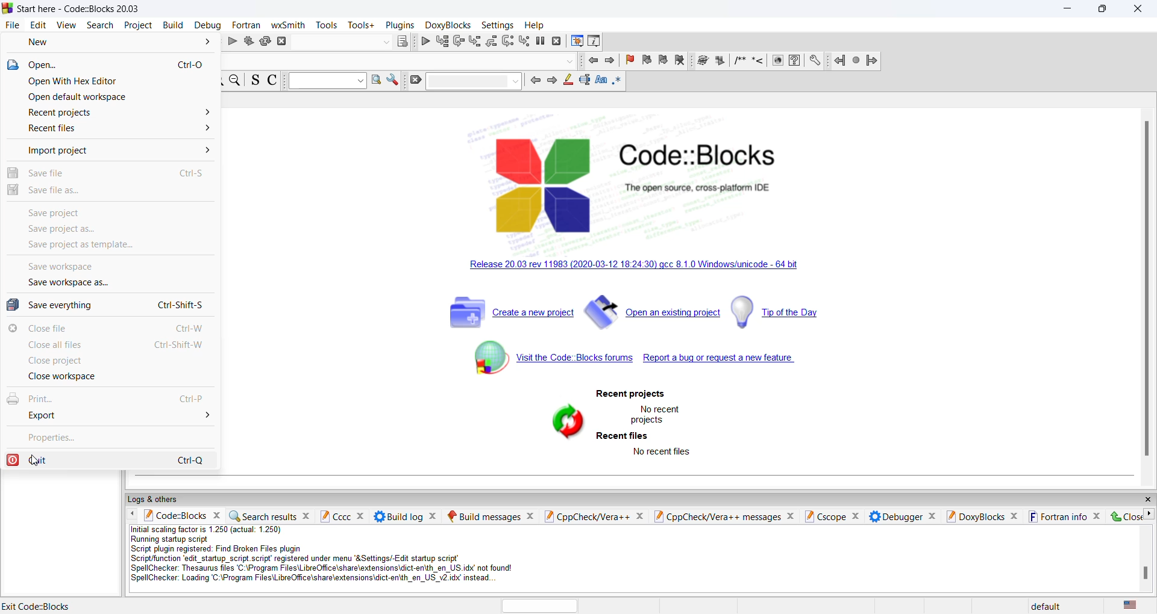 This screenshot has height=614, width=1157. I want to click on source comments, so click(256, 81).